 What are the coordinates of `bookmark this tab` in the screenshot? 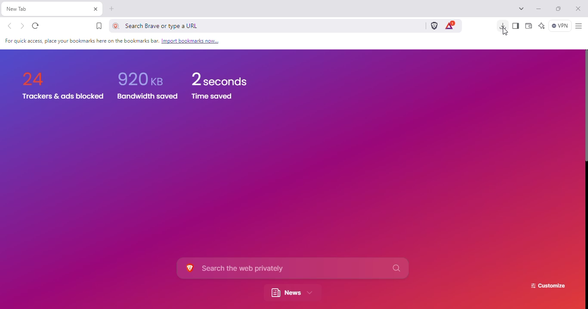 It's located at (99, 26).